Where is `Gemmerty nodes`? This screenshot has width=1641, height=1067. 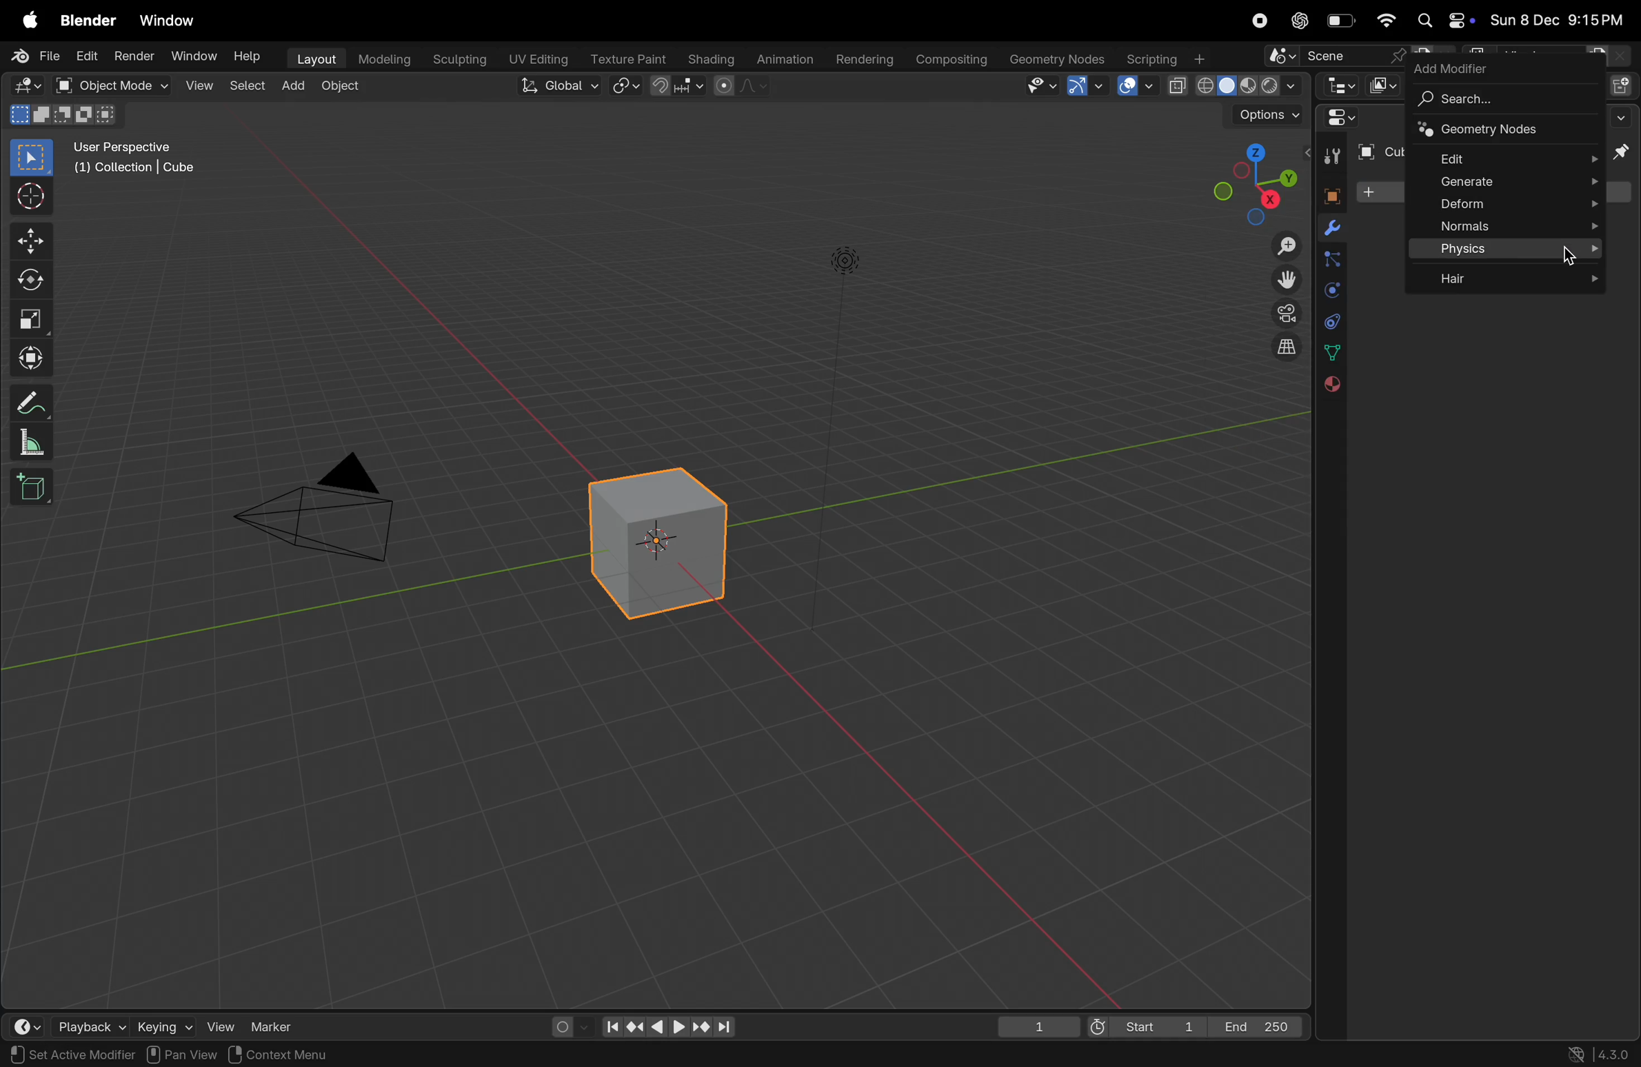
Gemmerty nodes is located at coordinates (1056, 59).